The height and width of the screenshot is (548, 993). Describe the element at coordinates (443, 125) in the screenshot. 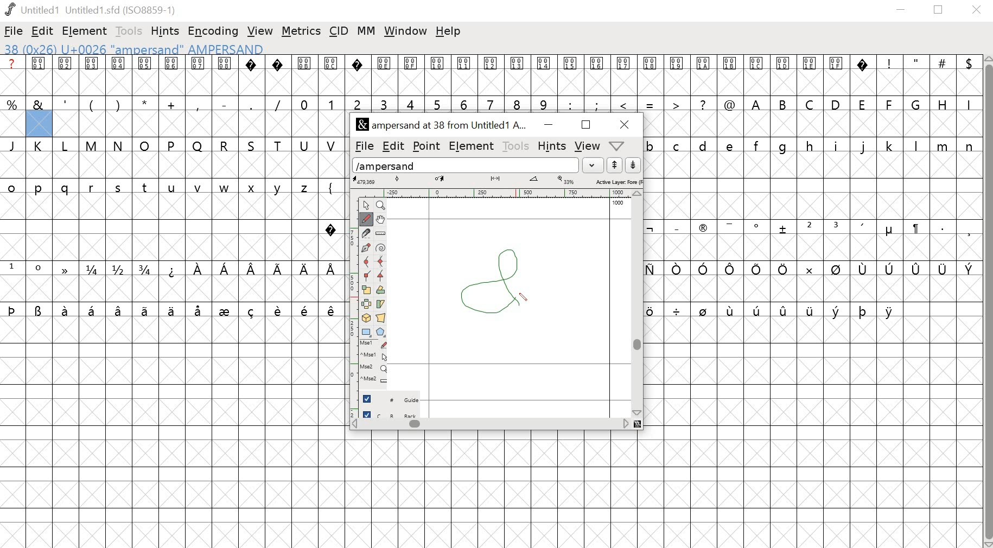

I see `ampersand at 38 from Untitled1 A...` at that location.